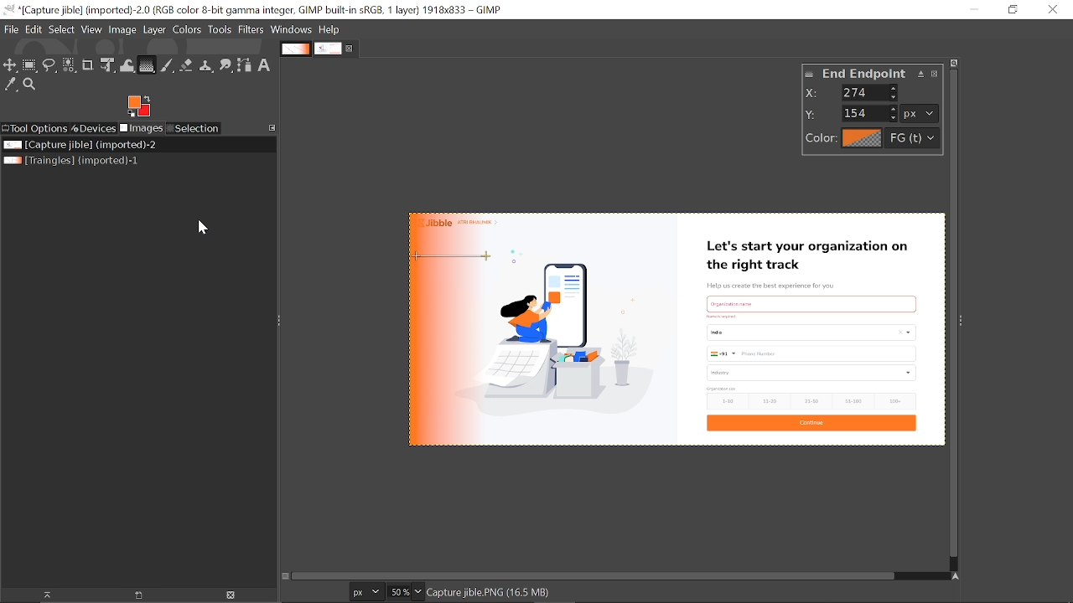 The width and height of the screenshot is (1073, 603). Describe the element at coordinates (94, 128) in the screenshot. I see `Devices` at that location.